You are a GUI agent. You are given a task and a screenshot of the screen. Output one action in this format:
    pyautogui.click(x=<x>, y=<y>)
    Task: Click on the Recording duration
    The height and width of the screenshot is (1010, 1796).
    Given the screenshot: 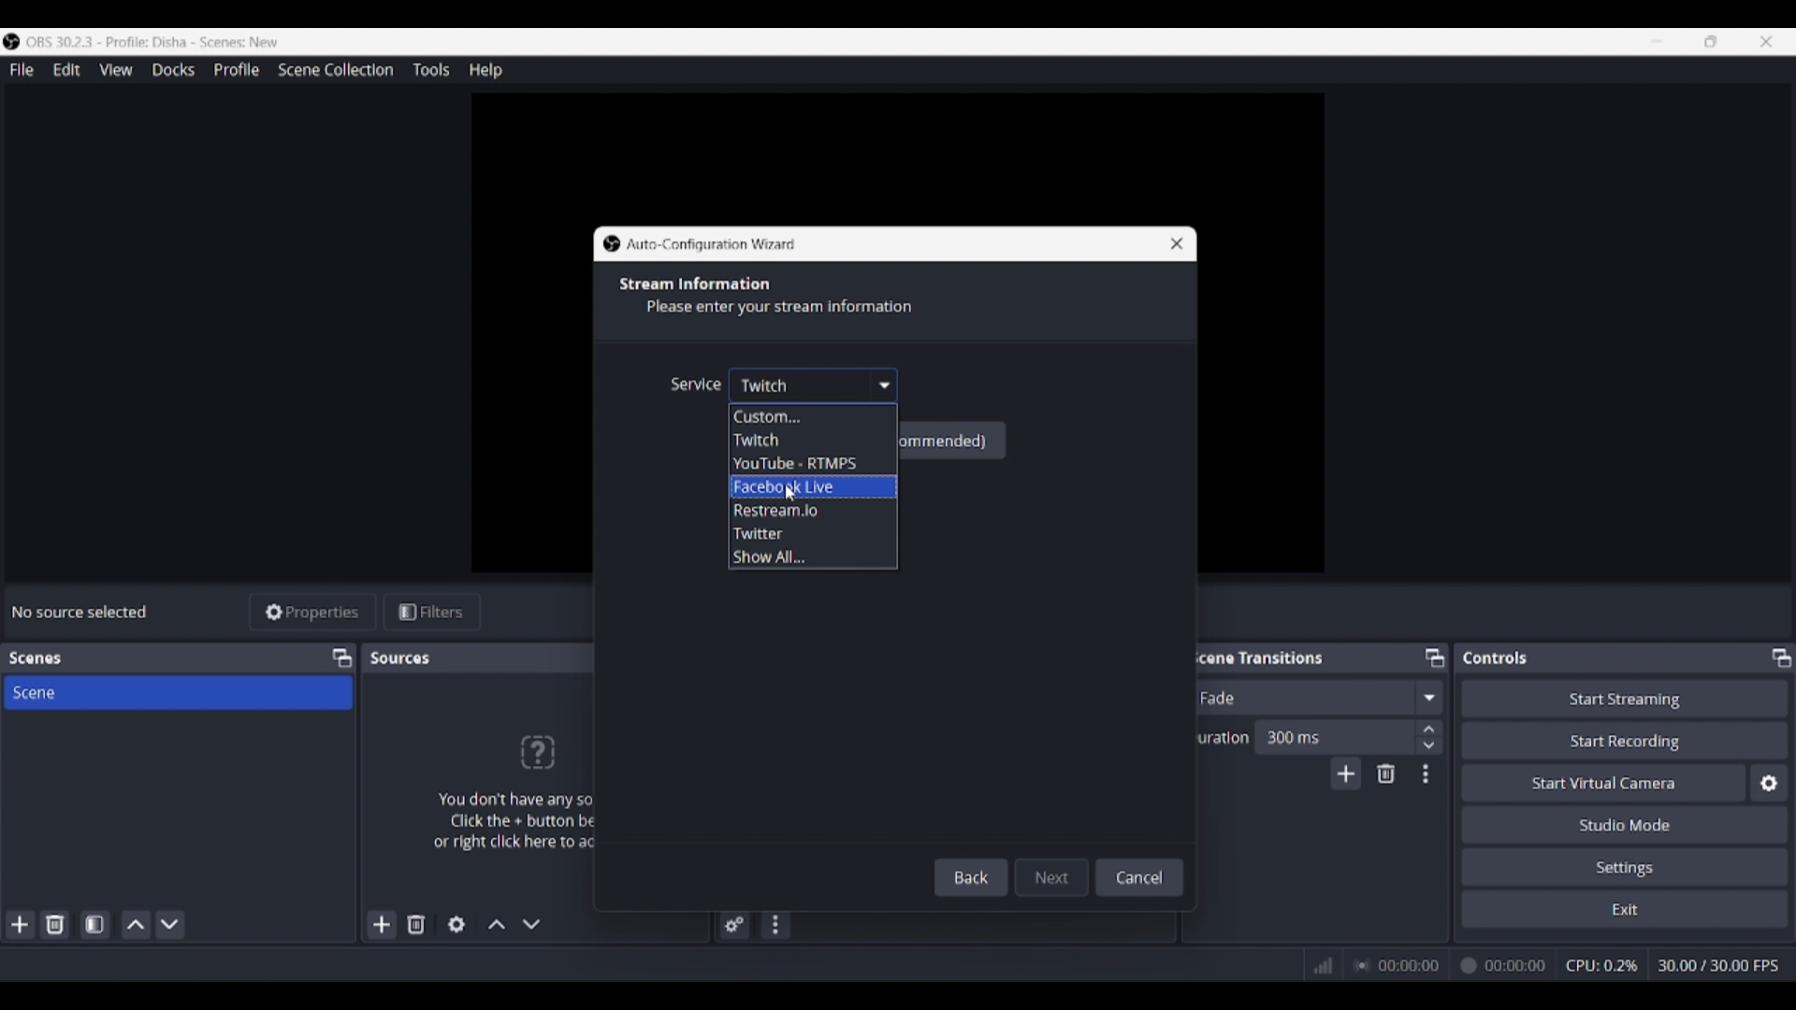 What is the action you would take?
    pyautogui.click(x=1449, y=966)
    